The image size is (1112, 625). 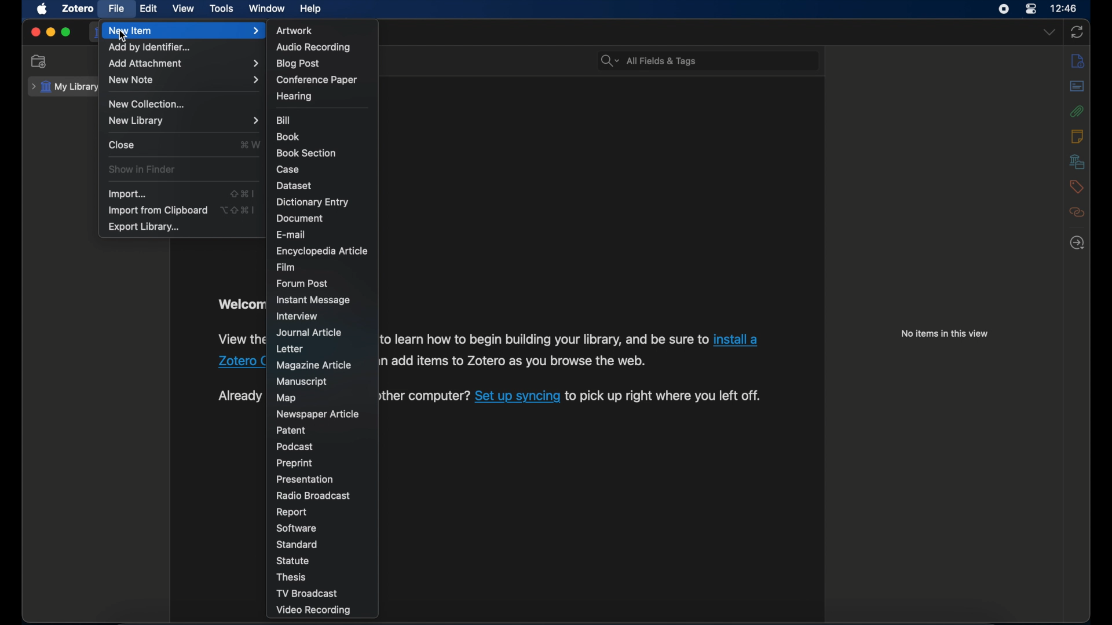 I want to click on tv broadcast, so click(x=308, y=594).